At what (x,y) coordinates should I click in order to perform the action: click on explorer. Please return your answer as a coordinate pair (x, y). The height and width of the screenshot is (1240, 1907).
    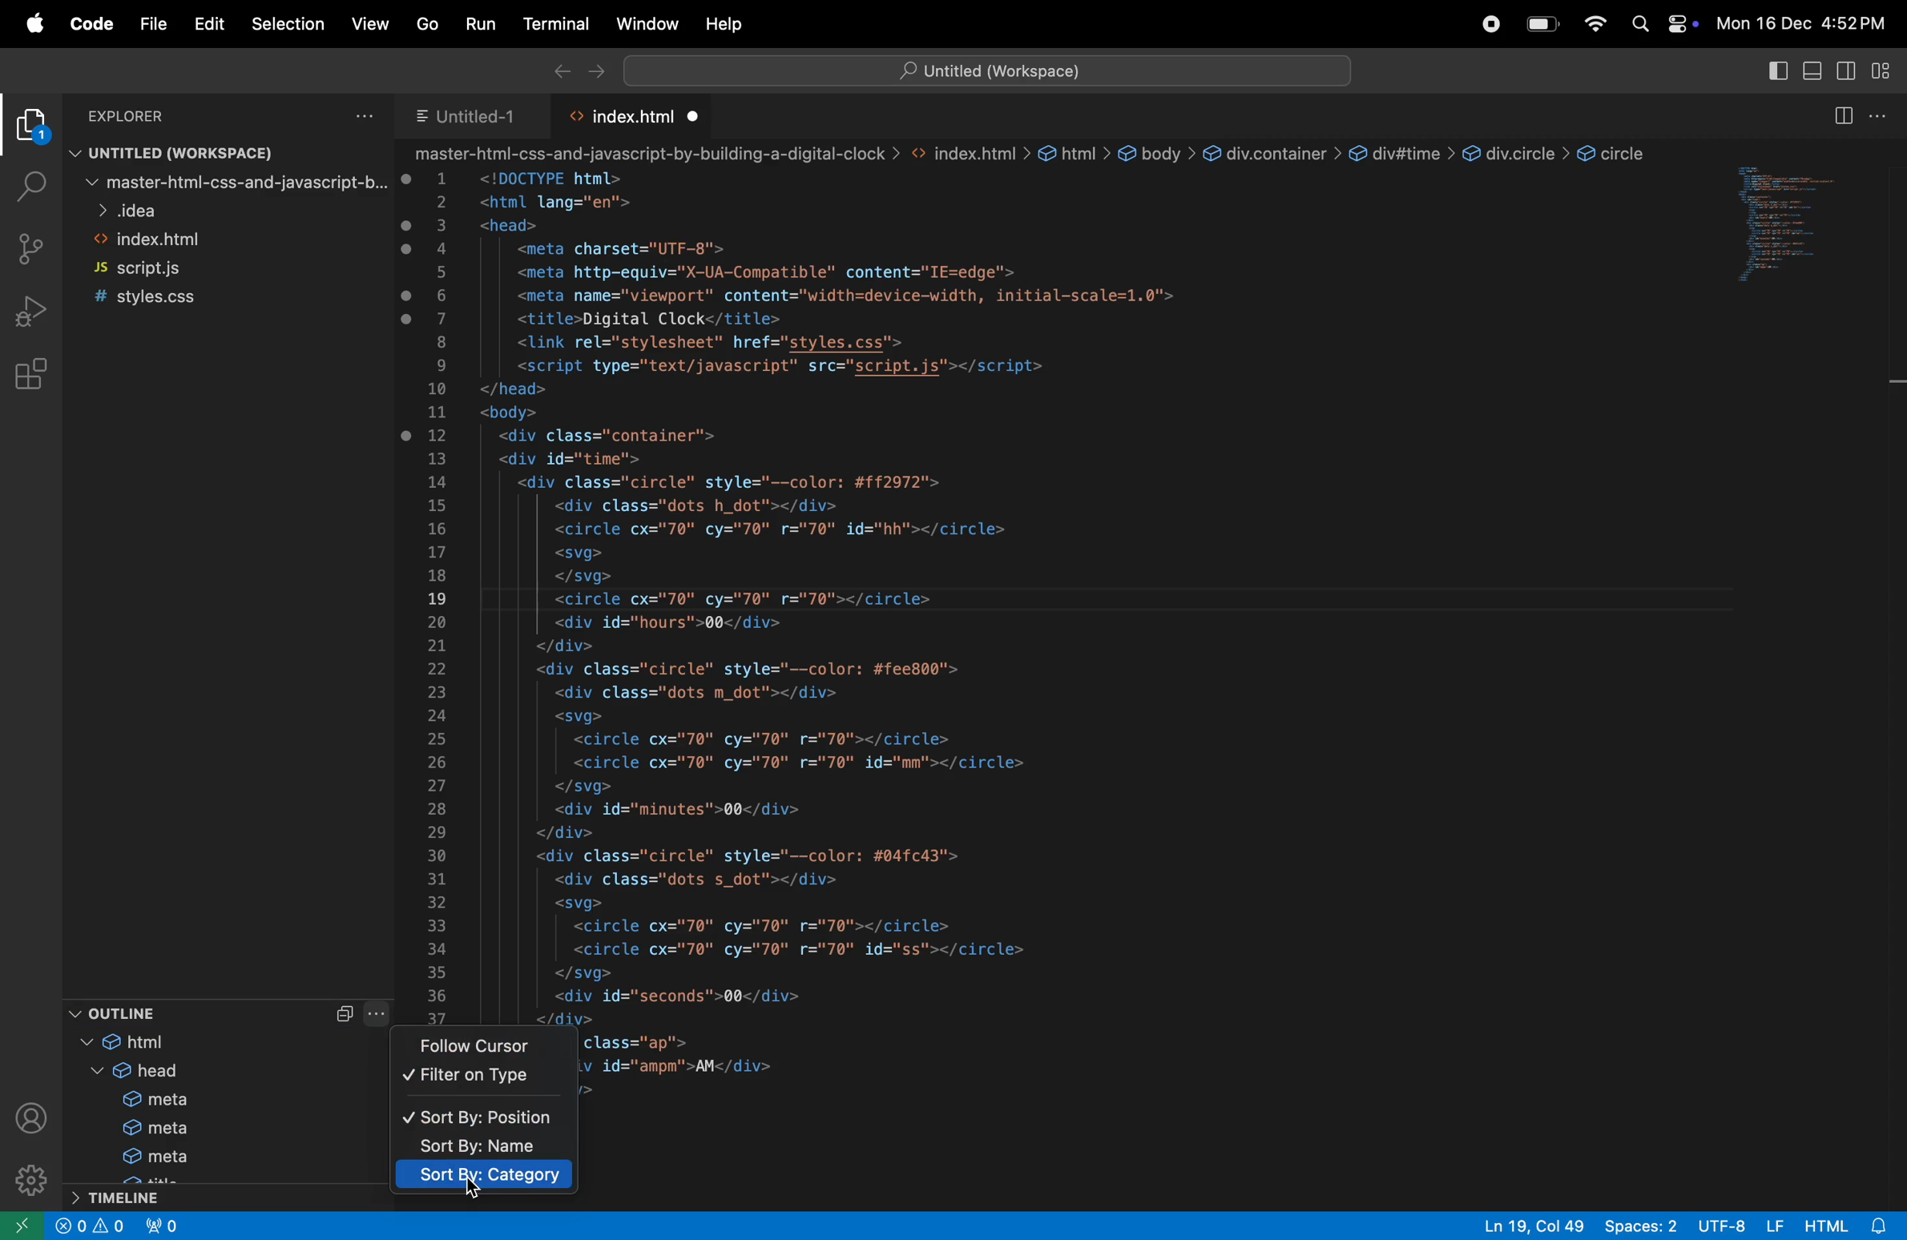
    Looking at the image, I should click on (26, 127).